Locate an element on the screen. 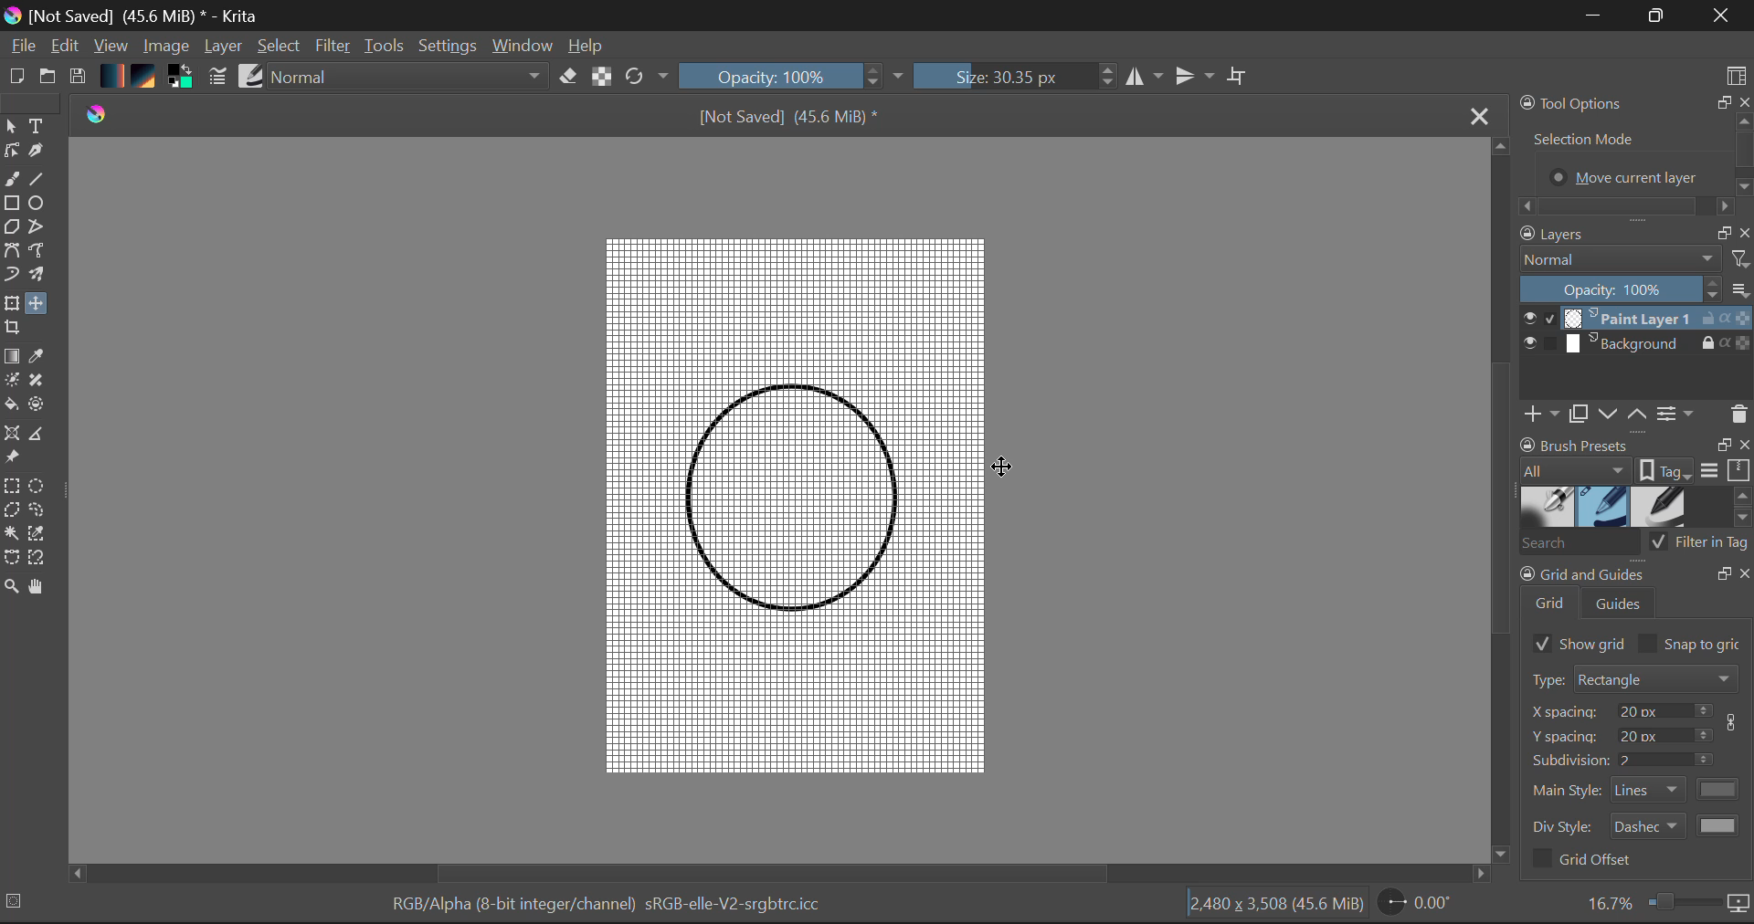  Bezier Curve Selection is located at coordinates (11, 557).